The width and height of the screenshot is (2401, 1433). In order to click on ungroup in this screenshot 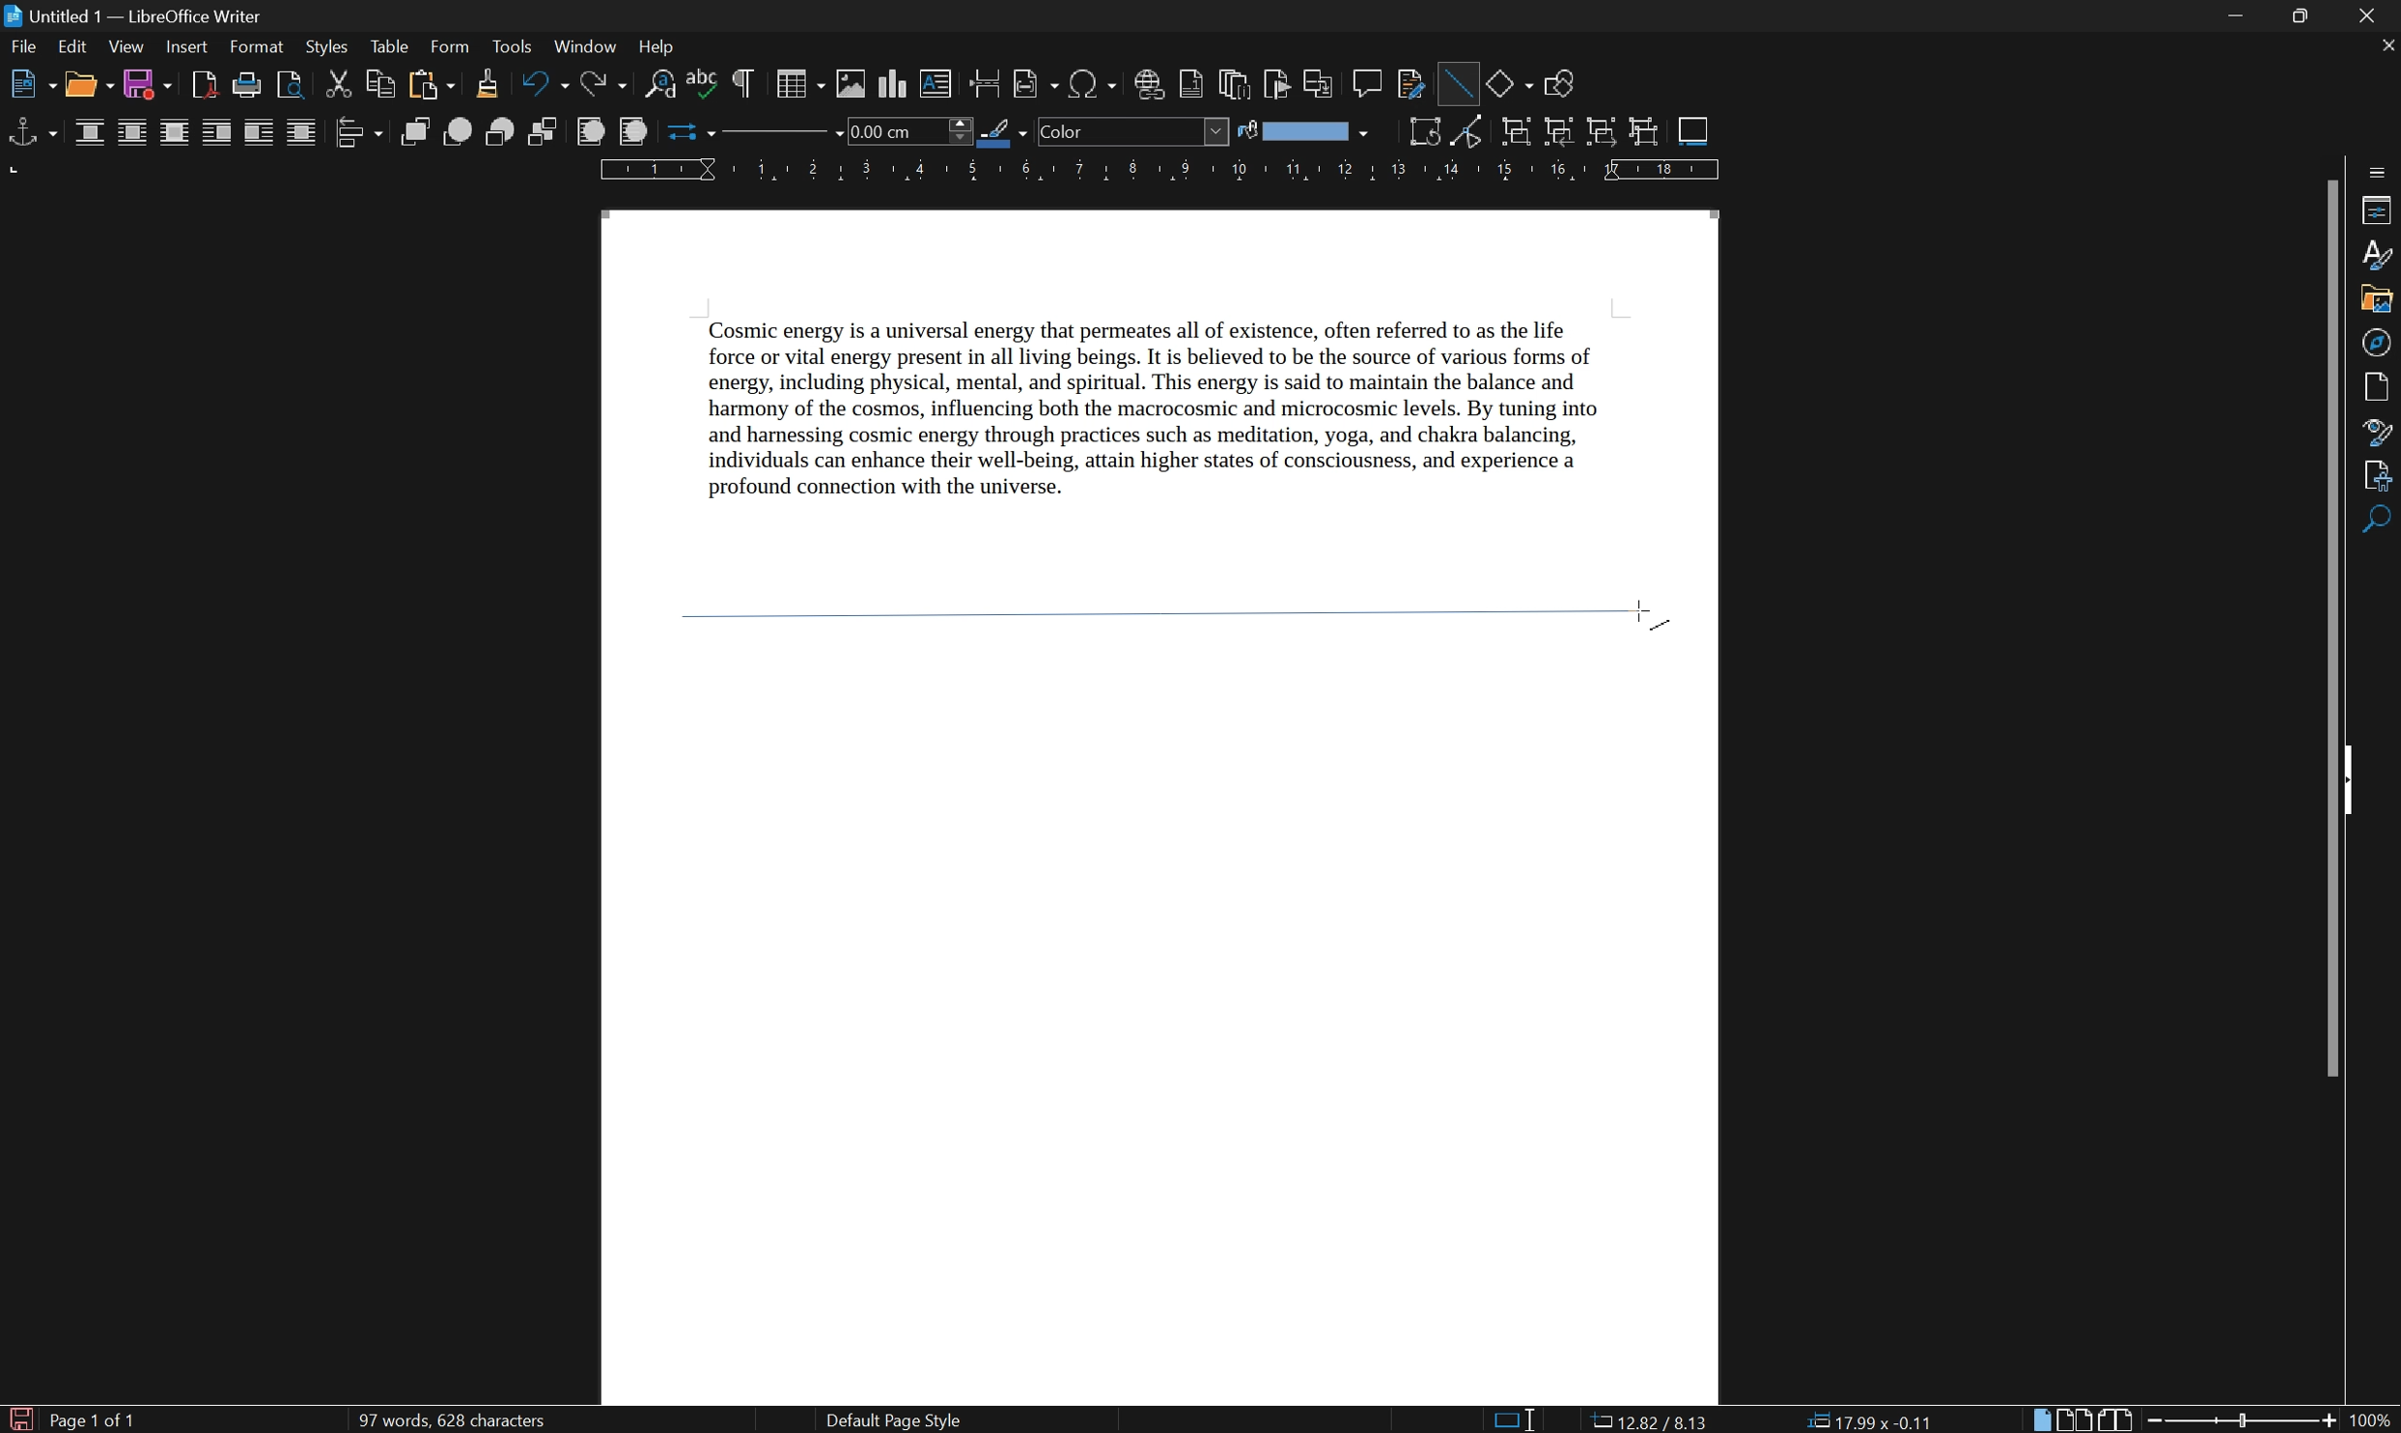, I will do `click(1645, 132)`.